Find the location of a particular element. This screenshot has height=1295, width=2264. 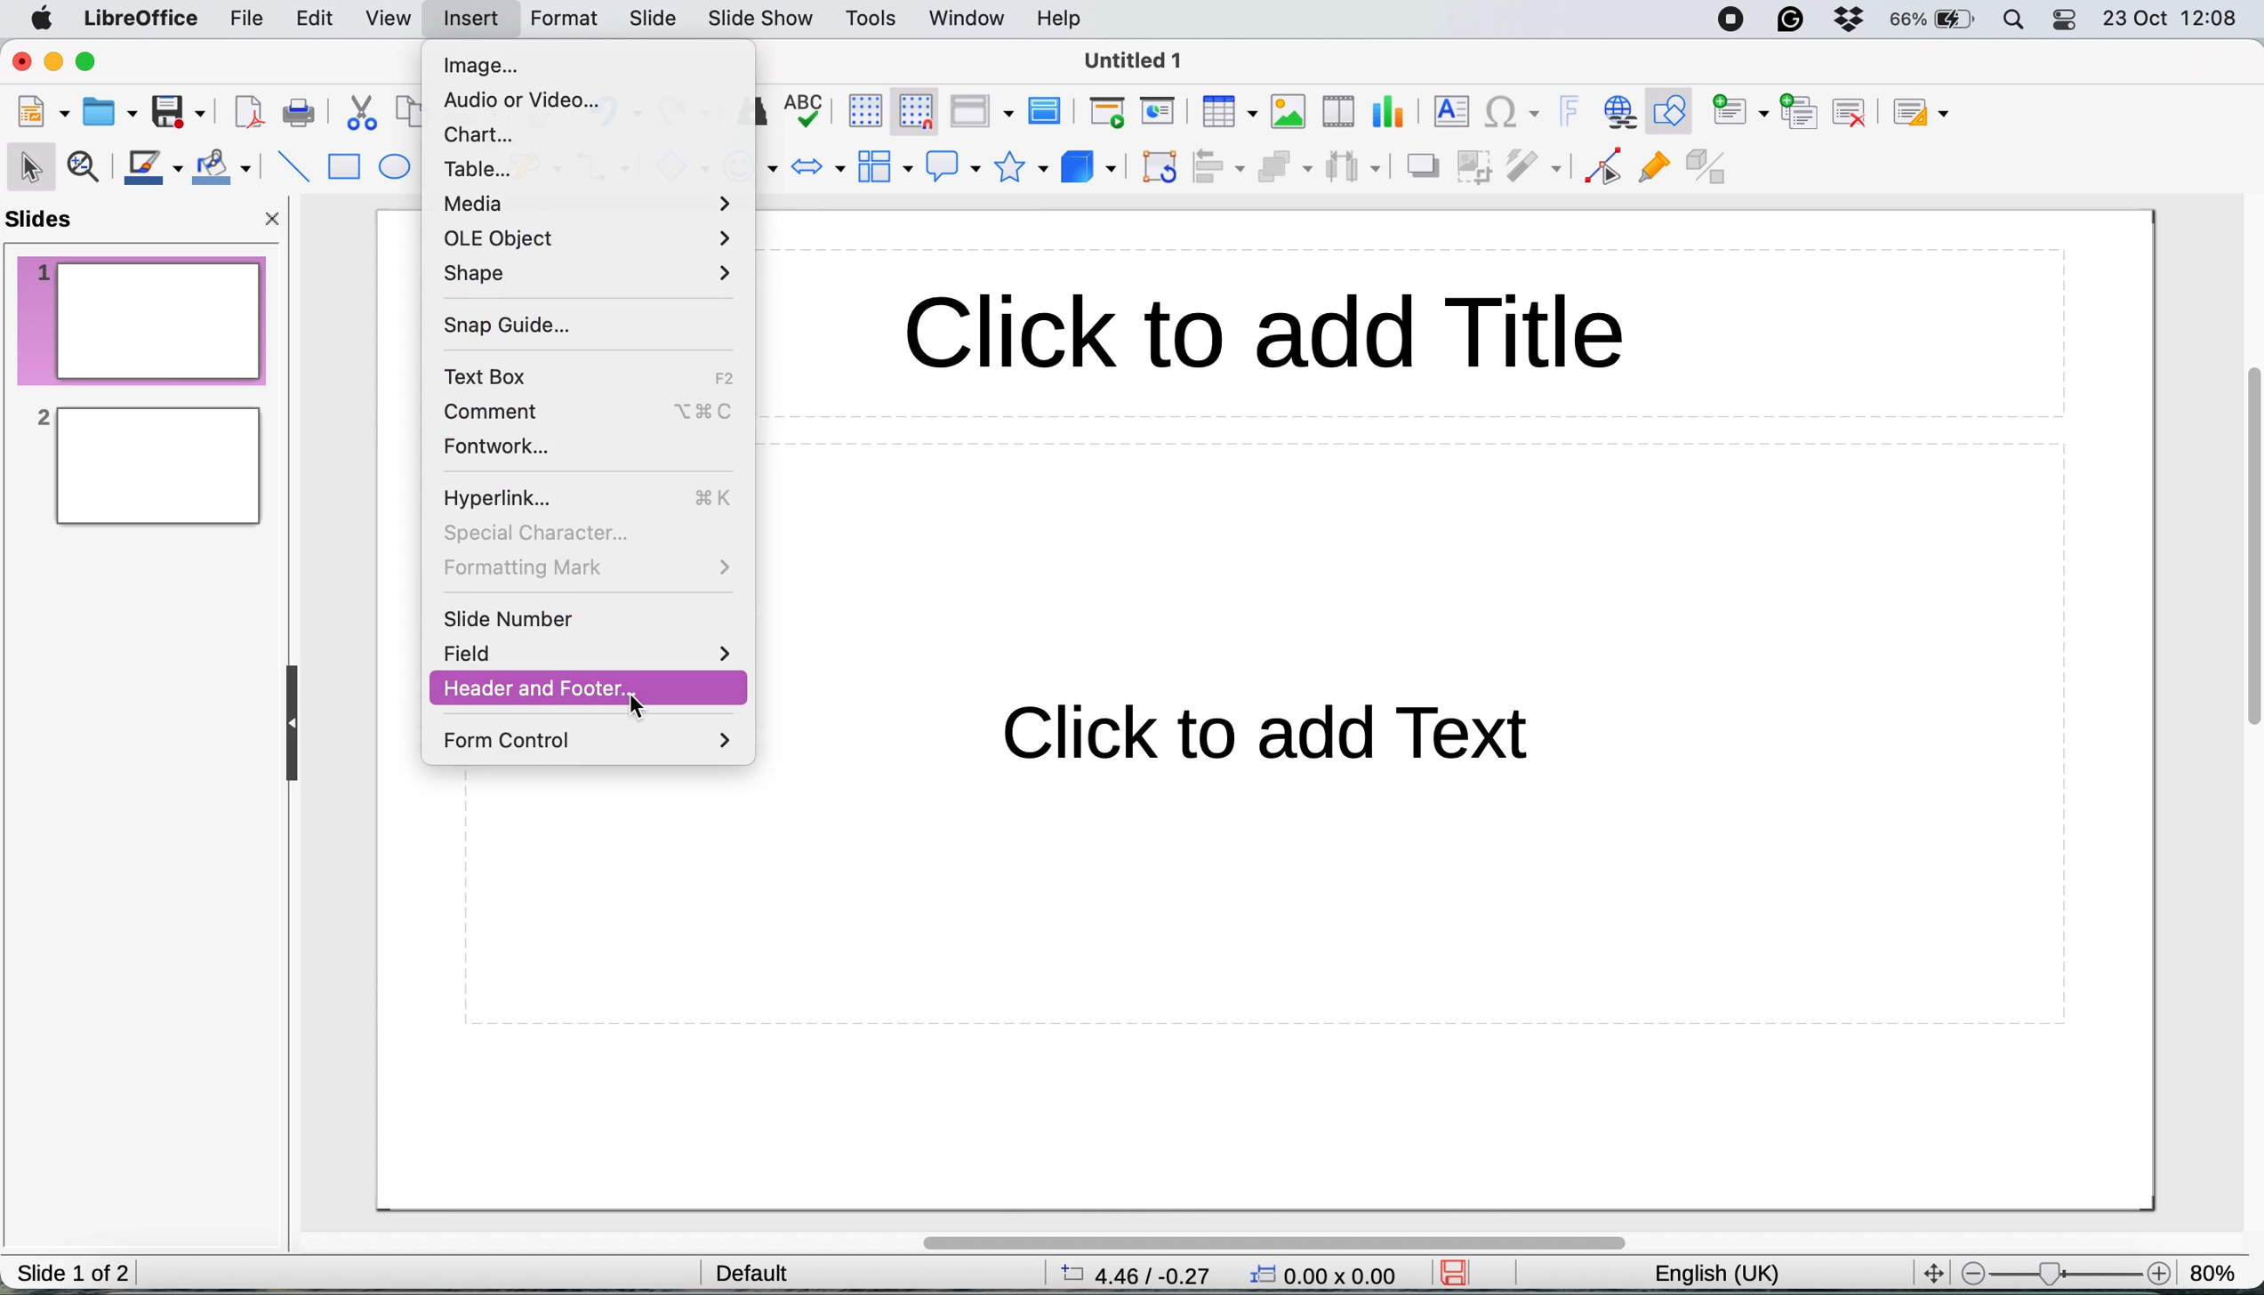

window is located at coordinates (968, 20).